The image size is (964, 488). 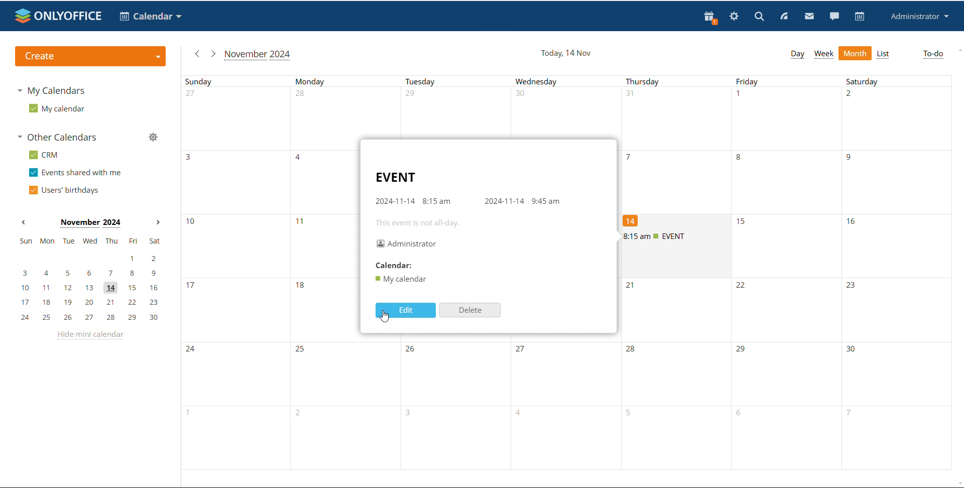 What do you see at coordinates (417, 224) in the screenshot?
I see `This event is not all - day` at bounding box center [417, 224].